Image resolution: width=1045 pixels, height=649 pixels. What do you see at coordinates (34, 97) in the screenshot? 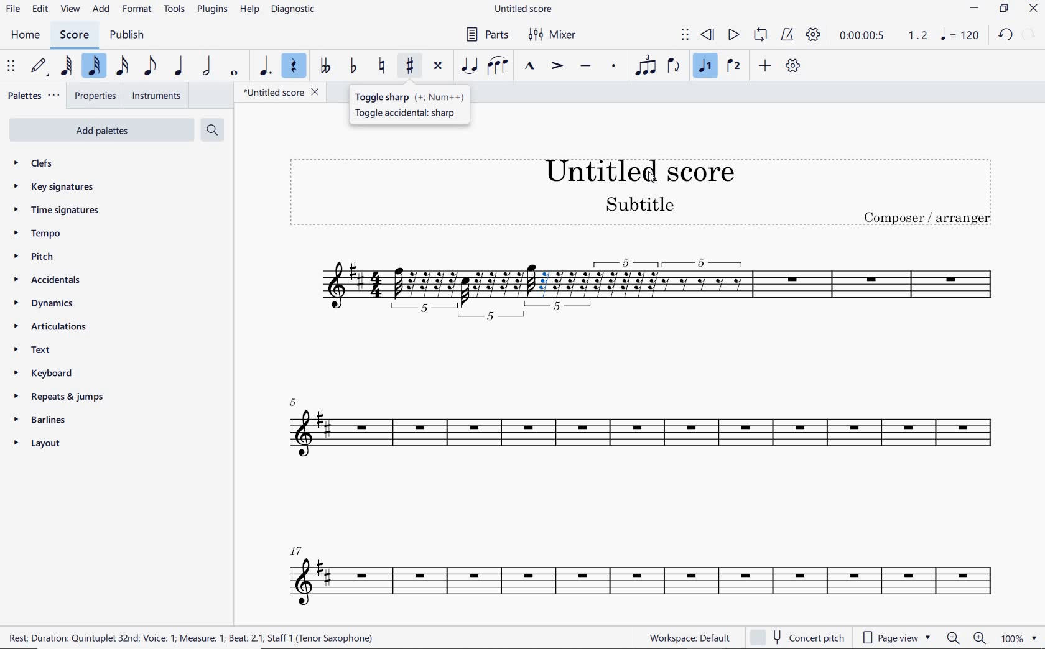
I see `PALETTES` at bounding box center [34, 97].